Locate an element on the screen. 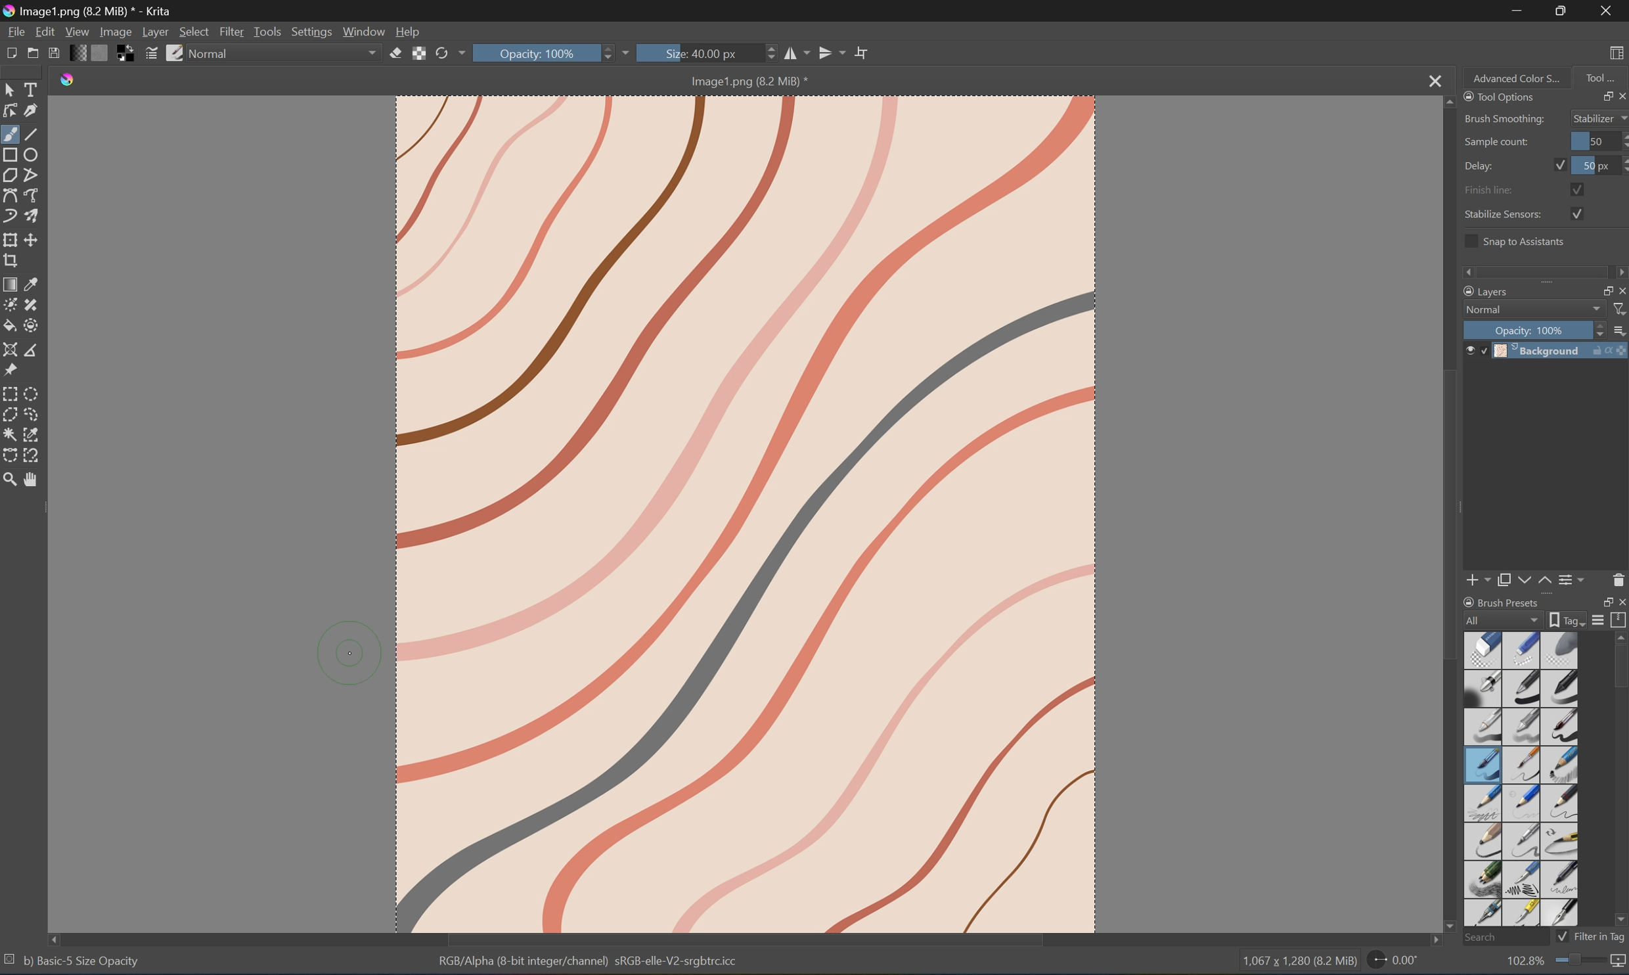 This screenshot has height=975, width=1629. Filter is located at coordinates (1619, 310).